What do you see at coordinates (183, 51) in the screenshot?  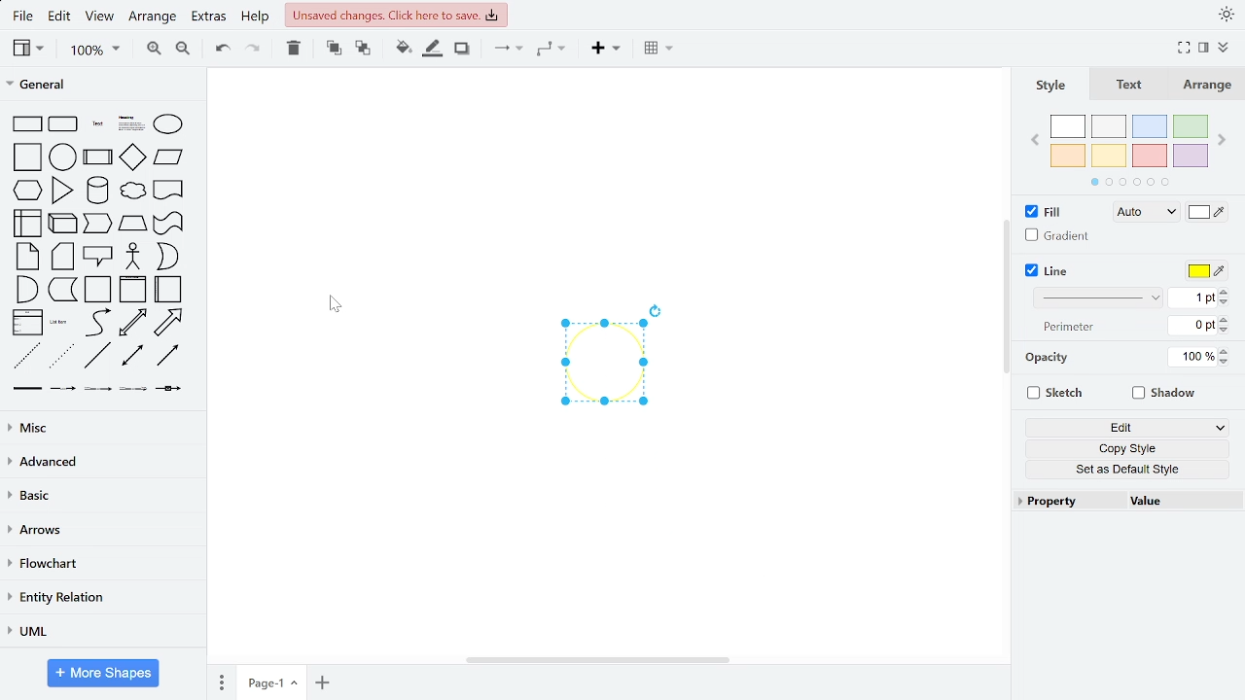 I see `zoom out` at bounding box center [183, 51].